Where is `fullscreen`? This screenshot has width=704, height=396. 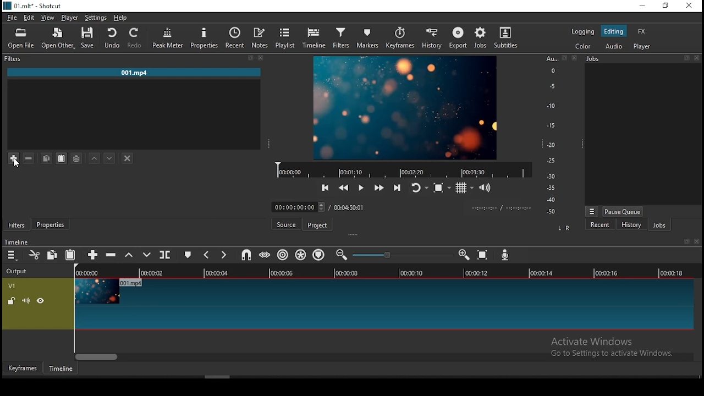
fullscreen is located at coordinates (249, 59).